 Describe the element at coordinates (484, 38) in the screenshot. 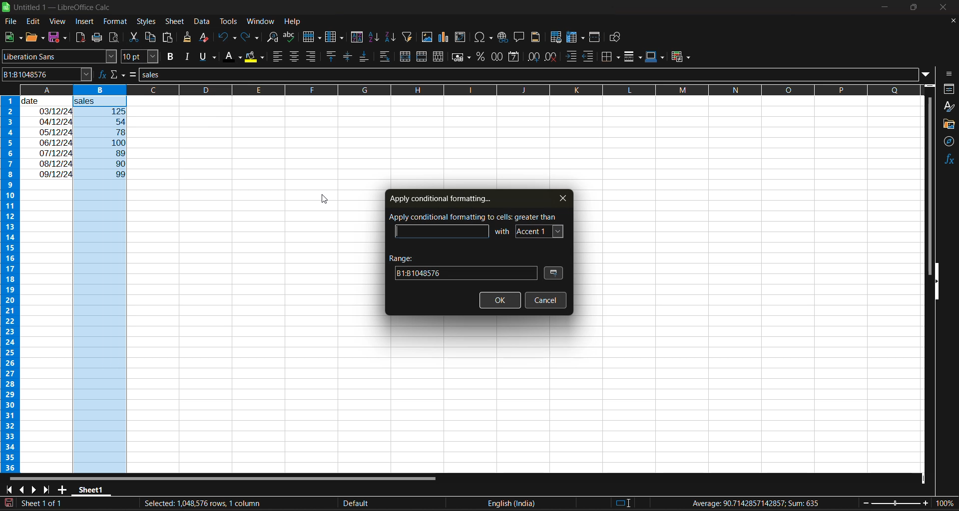

I see `insert special characters` at that location.